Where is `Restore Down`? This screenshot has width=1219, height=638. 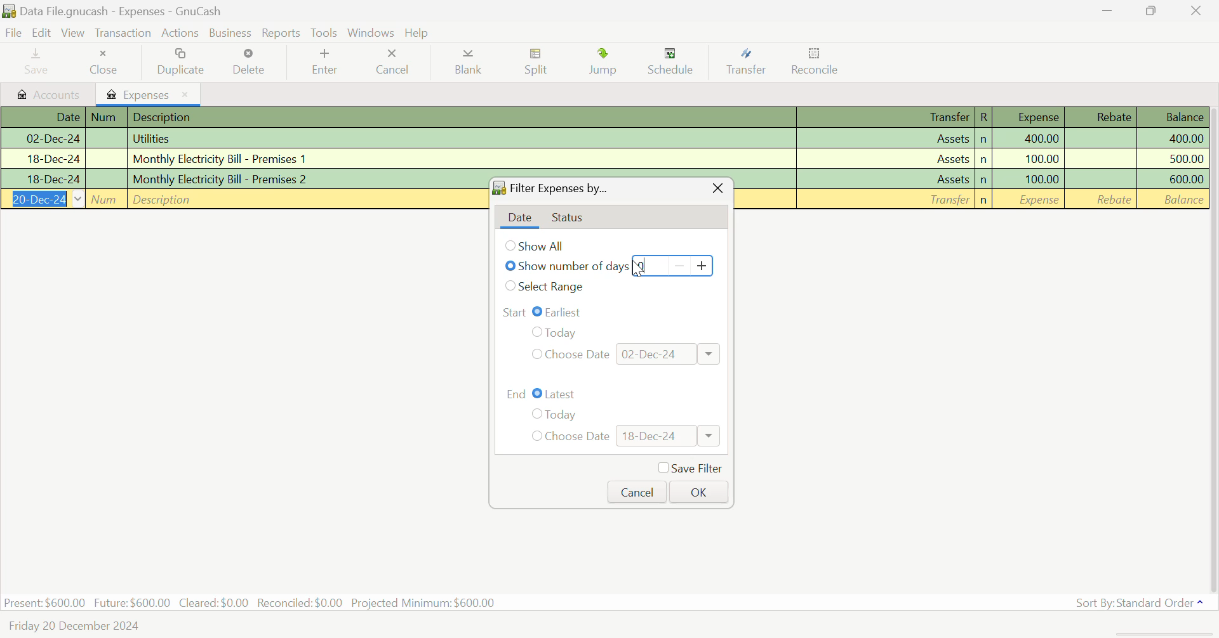
Restore Down is located at coordinates (1113, 11).